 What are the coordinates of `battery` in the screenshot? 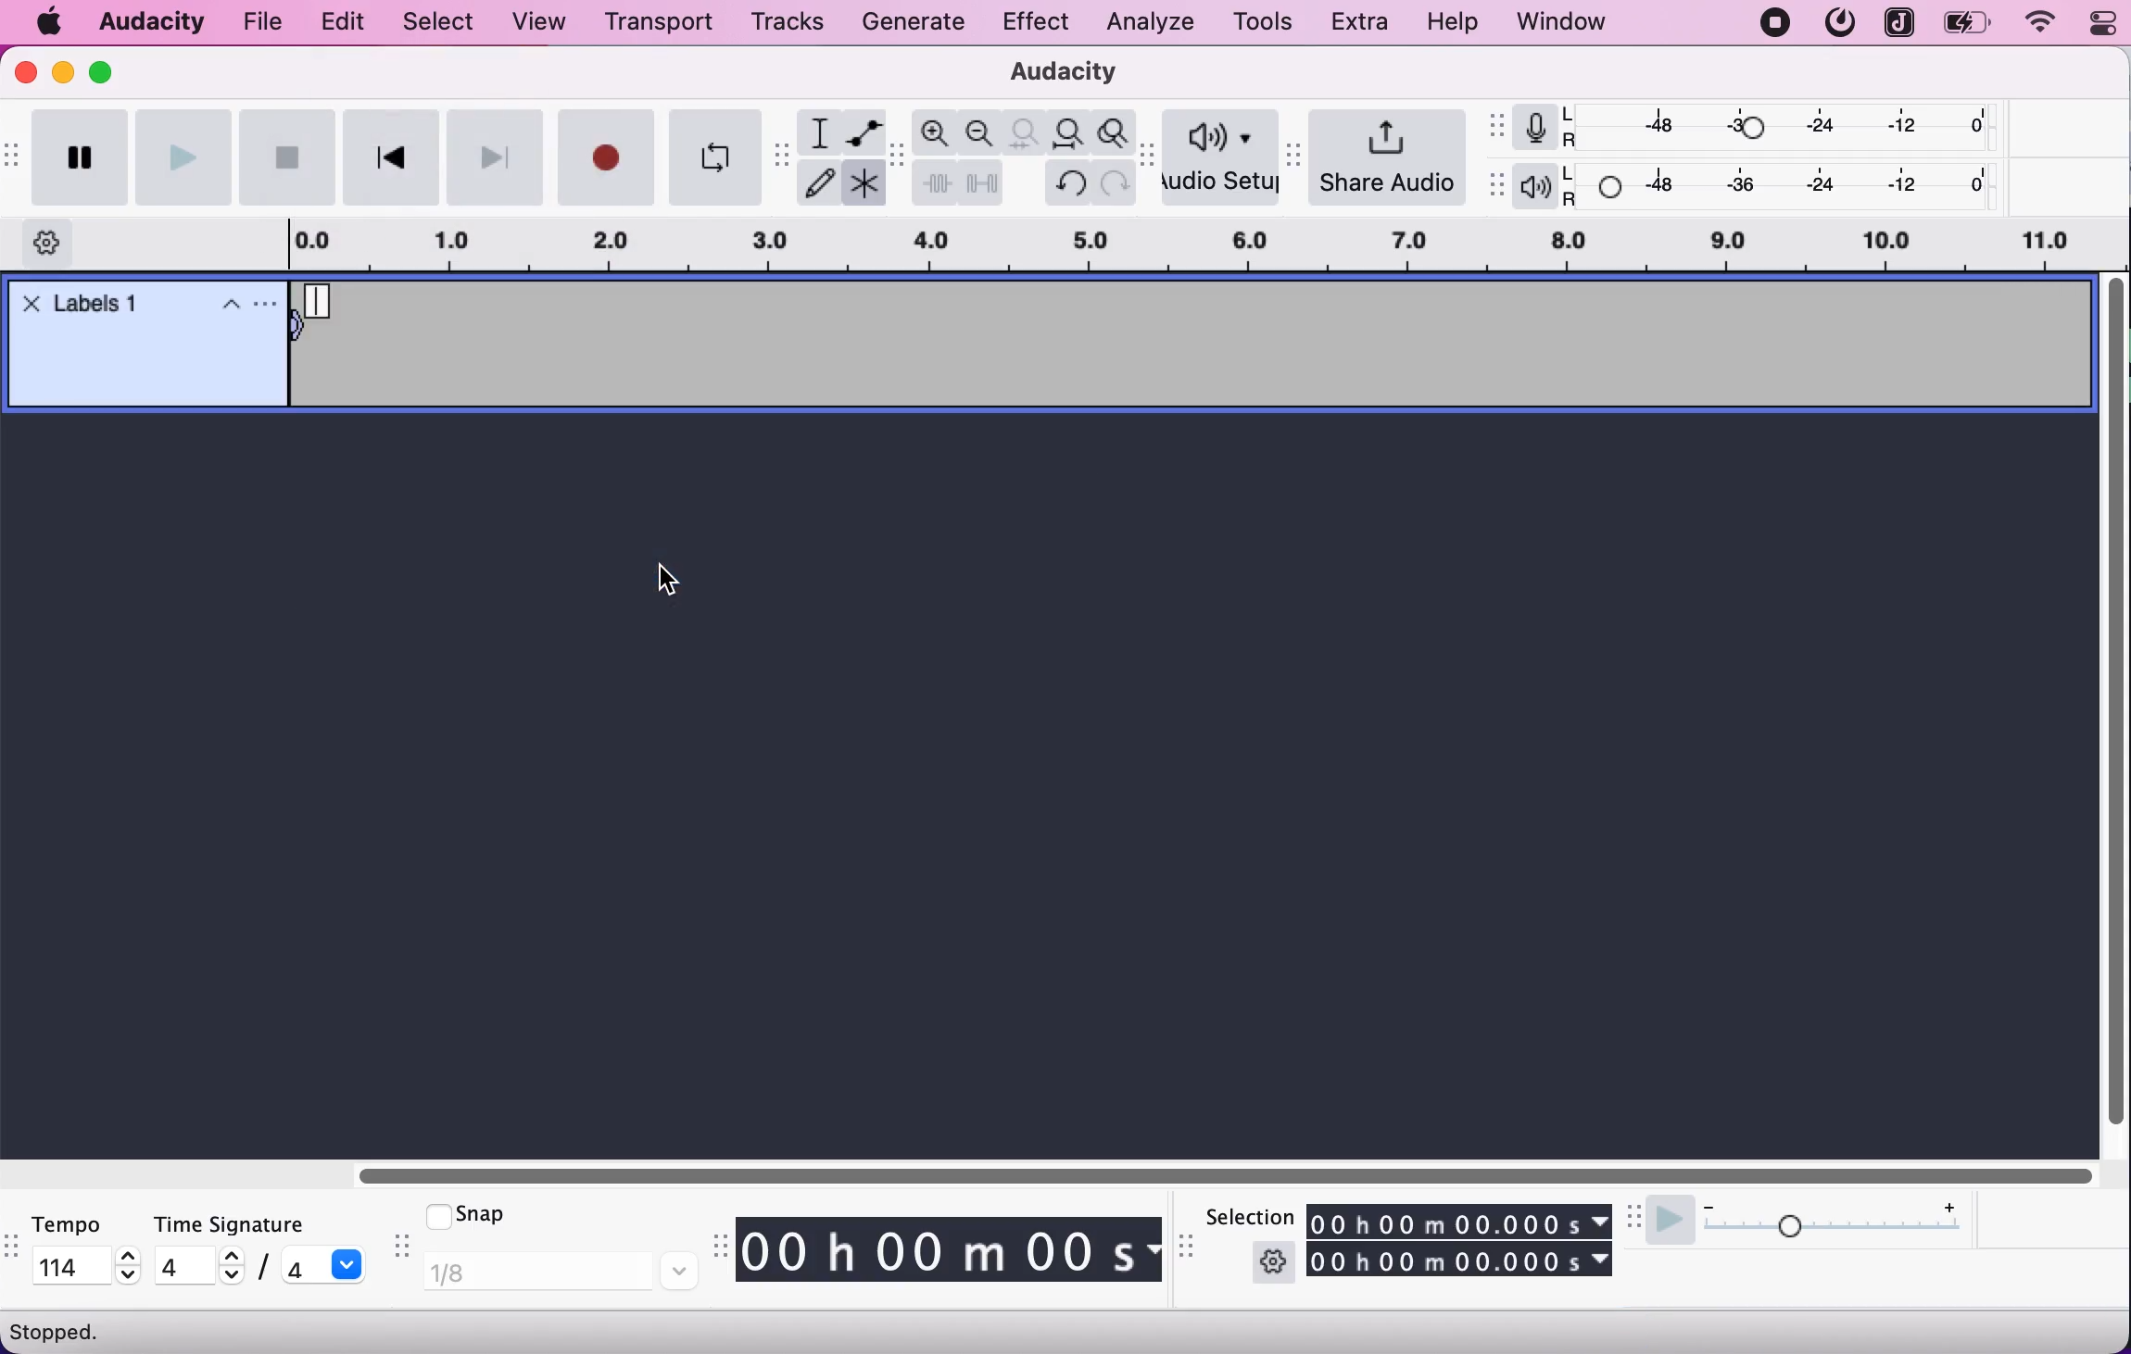 It's located at (1969, 23).